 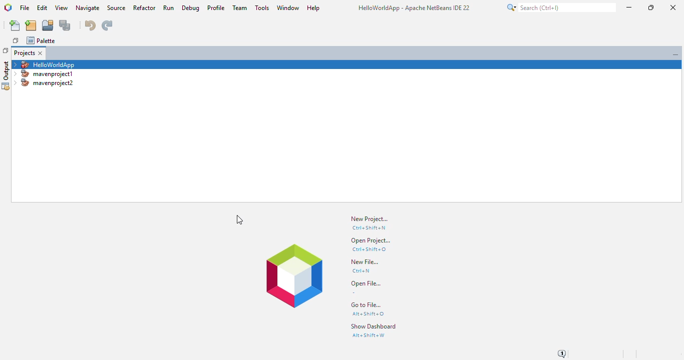 What do you see at coordinates (66, 25) in the screenshot?
I see `save all` at bounding box center [66, 25].